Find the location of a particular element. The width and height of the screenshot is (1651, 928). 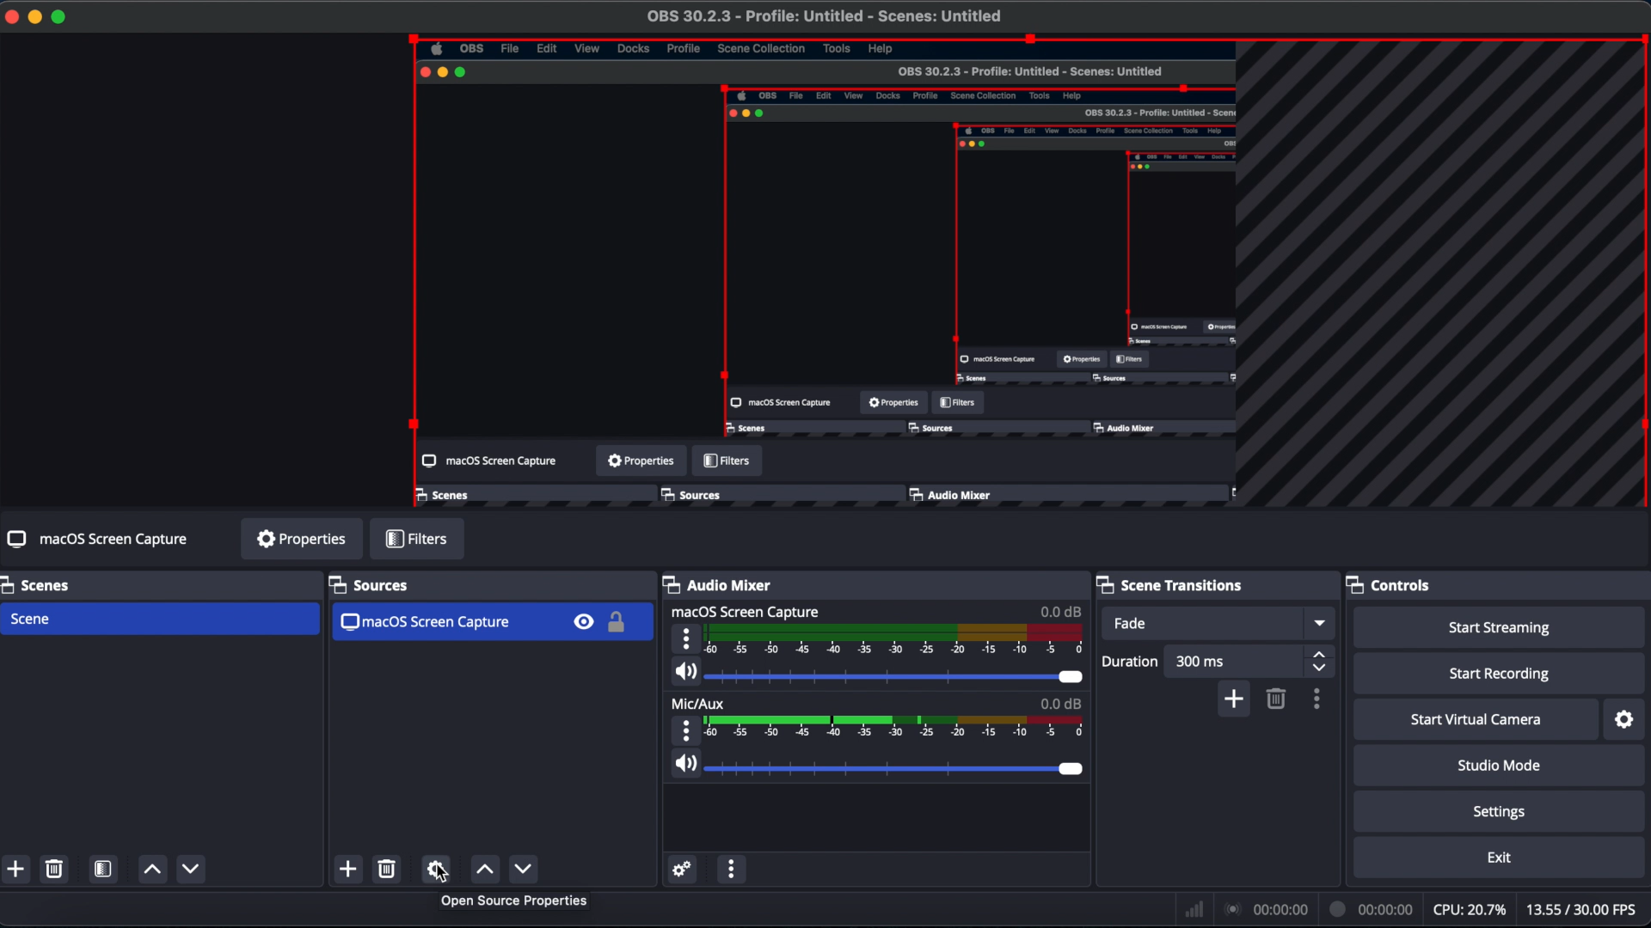

full screen mode is located at coordinates (60, 18).